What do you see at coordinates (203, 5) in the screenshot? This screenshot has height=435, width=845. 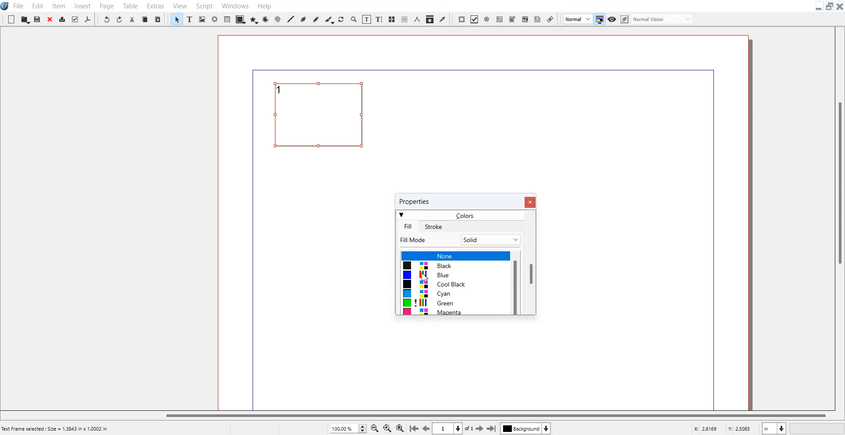 I see `Script` at bounding box center [203, 5].